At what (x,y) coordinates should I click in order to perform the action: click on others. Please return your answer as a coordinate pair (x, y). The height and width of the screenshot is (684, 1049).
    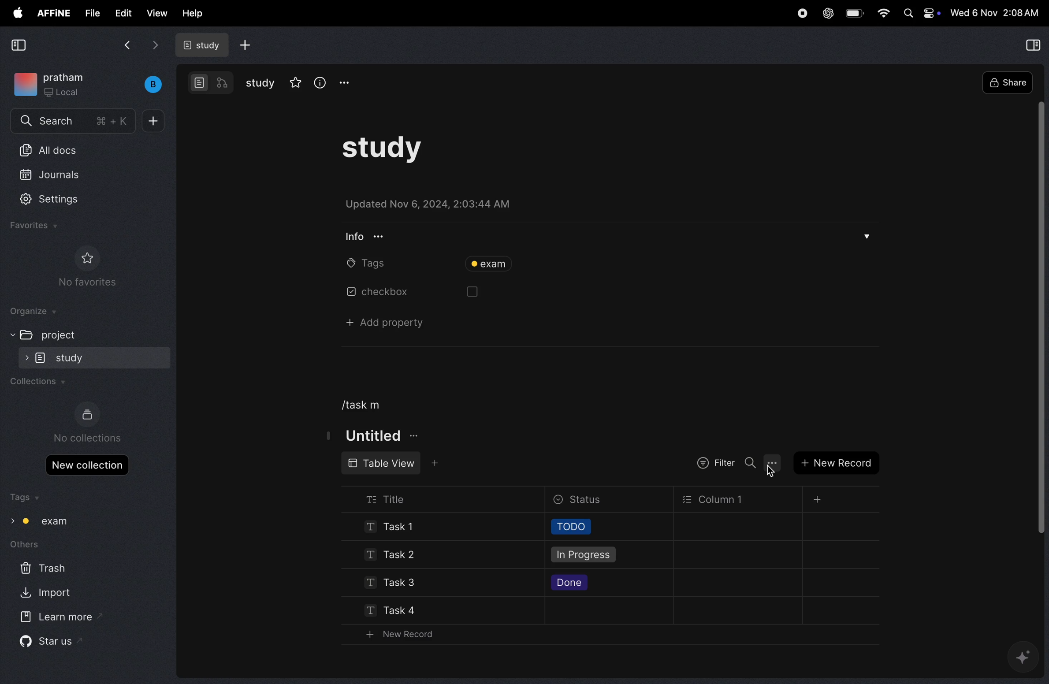
    Looking at the image, I should click on (53, 544).